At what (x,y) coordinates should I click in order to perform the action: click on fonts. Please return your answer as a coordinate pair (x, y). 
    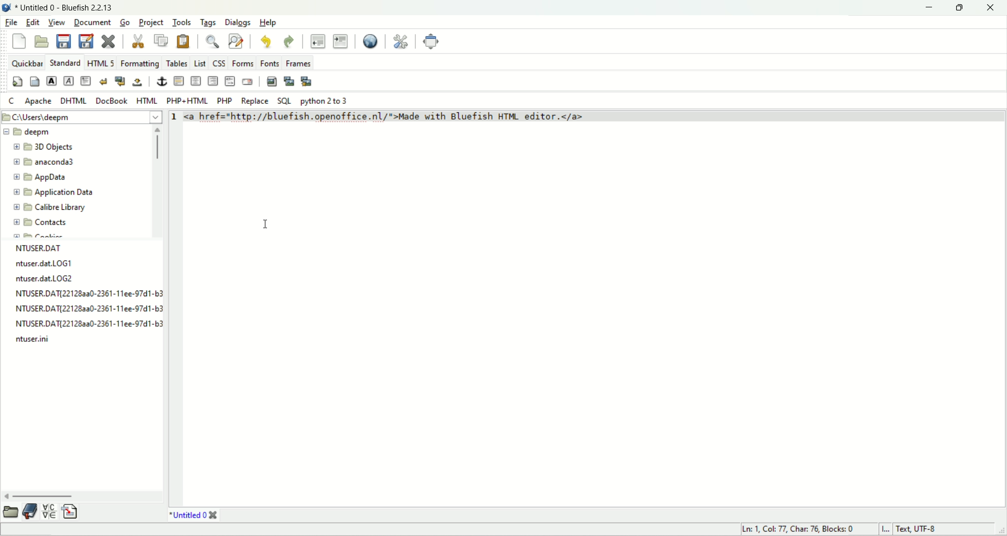
    Looking at the image, I should click on (269, 63).